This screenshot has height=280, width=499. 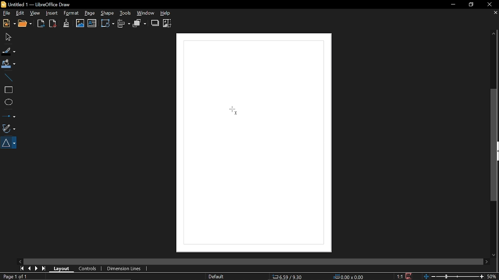 What do you see at coordinates (492, 276) in the screenshot?
I see `Zoom` at bounding box center [492, 276].